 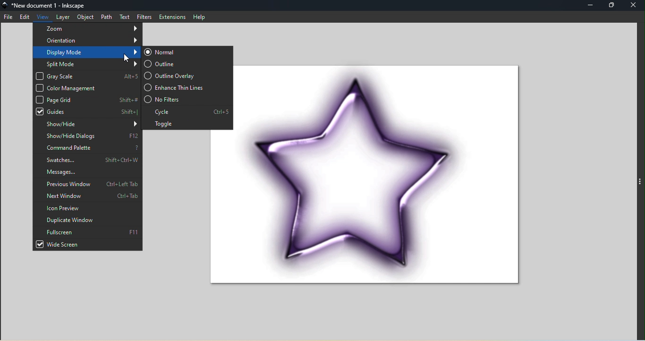 What do you see at coordinates (88, 184) in the screenshot?
I see `Previous window` at bounding box center [88, 184].